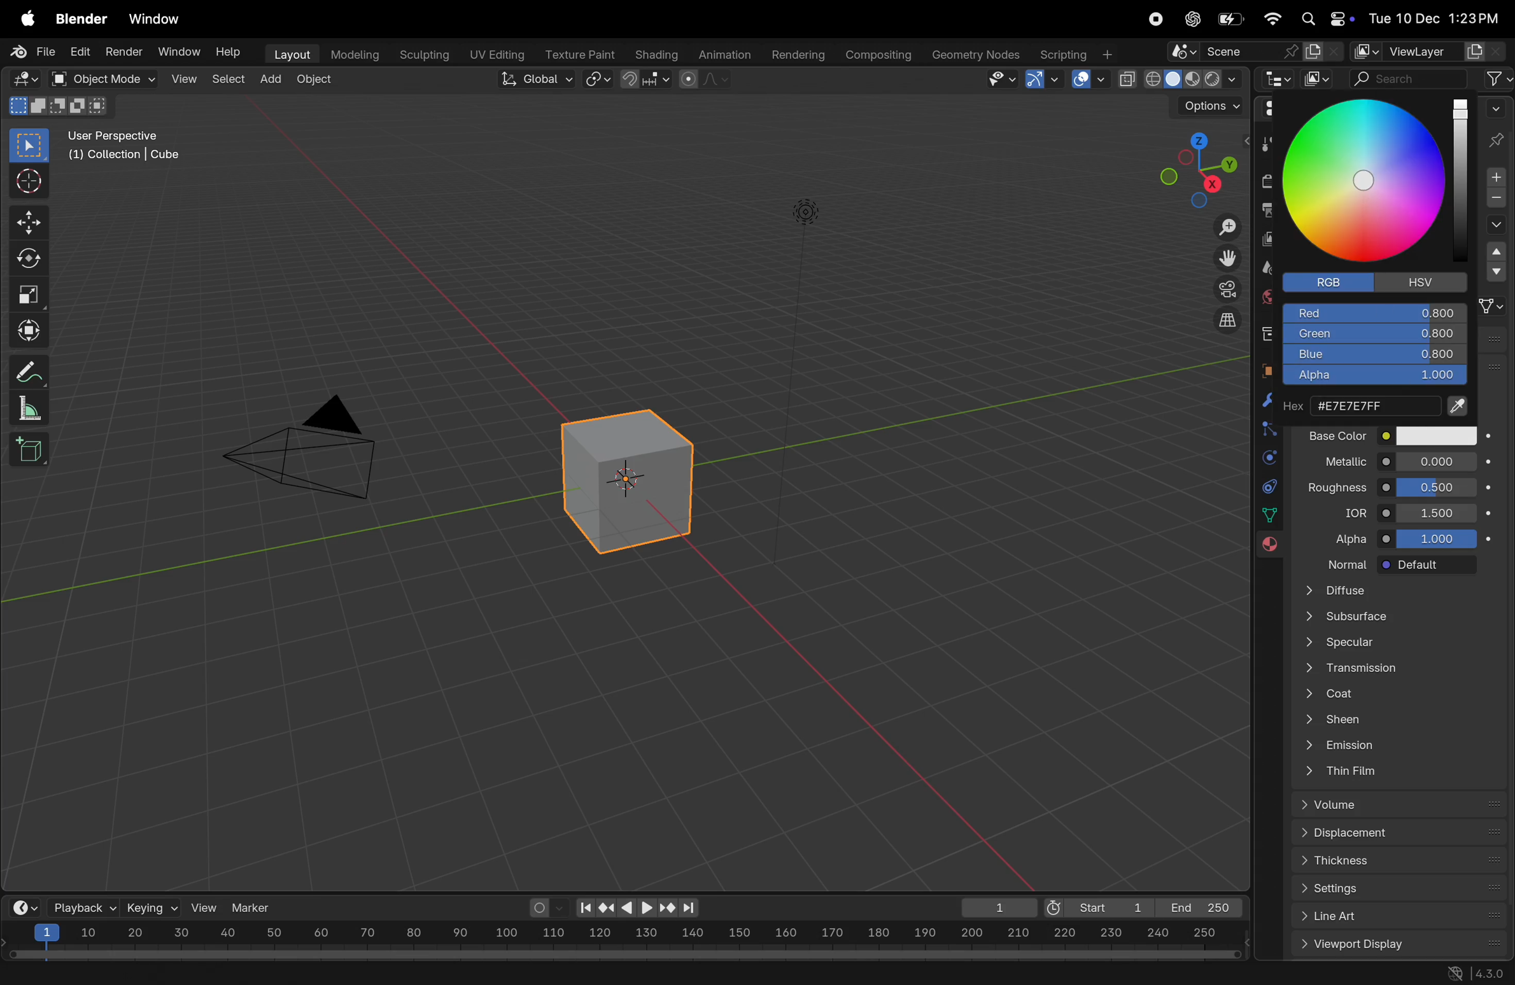 The height and width of the screenshot is (985, 1515). I want to click on emission, so click(1399, 744).